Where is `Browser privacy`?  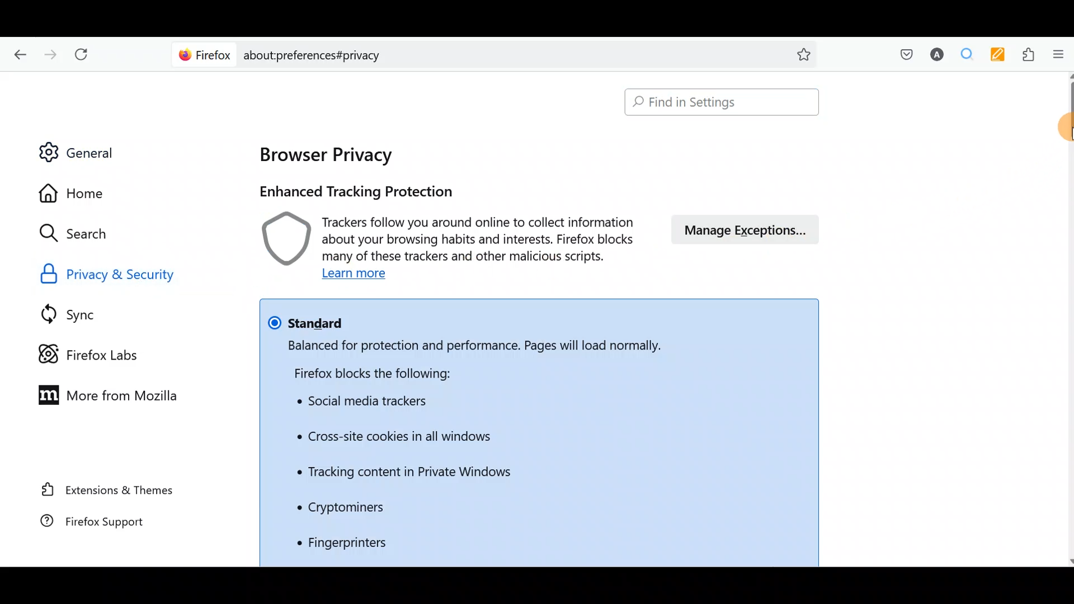 Browser privacy is located at coordinates (337, 156).